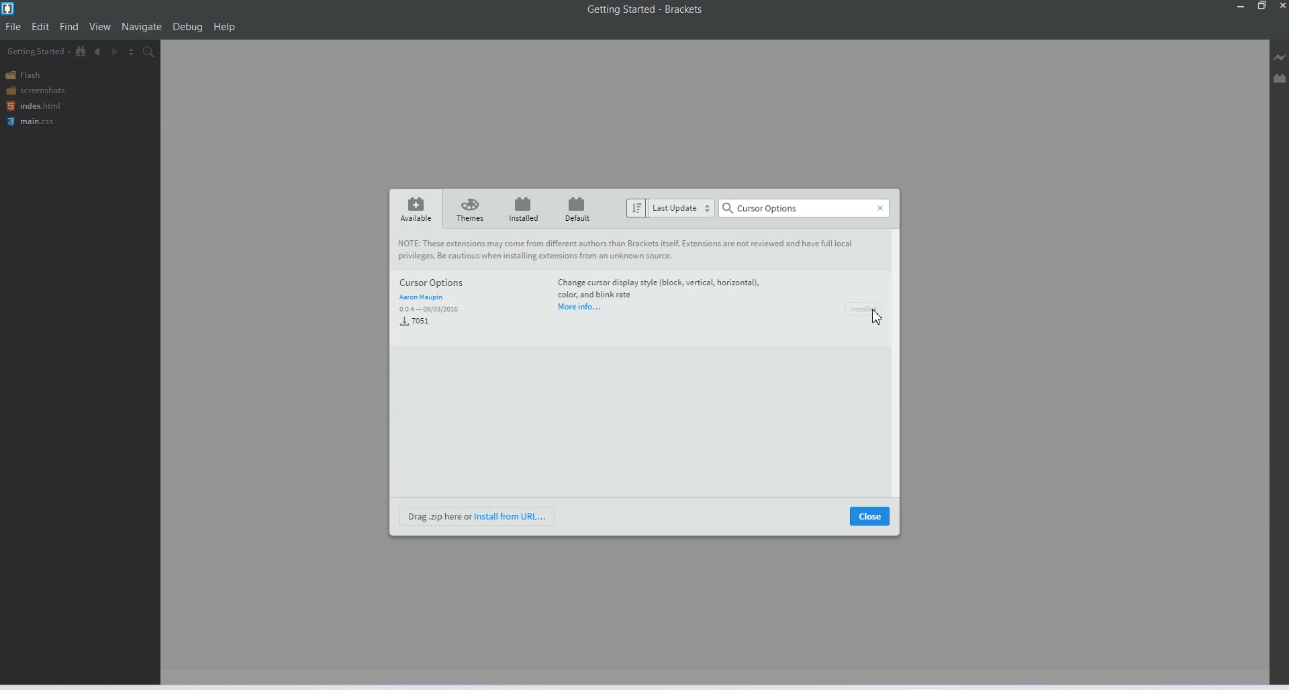  Describe the element at coordinates (35, 90) in the screenshot. I see `Screenshots` at that location.